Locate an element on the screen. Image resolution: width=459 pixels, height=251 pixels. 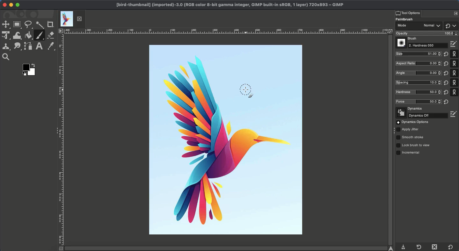
Opacity is located at coordinates (426, 33).